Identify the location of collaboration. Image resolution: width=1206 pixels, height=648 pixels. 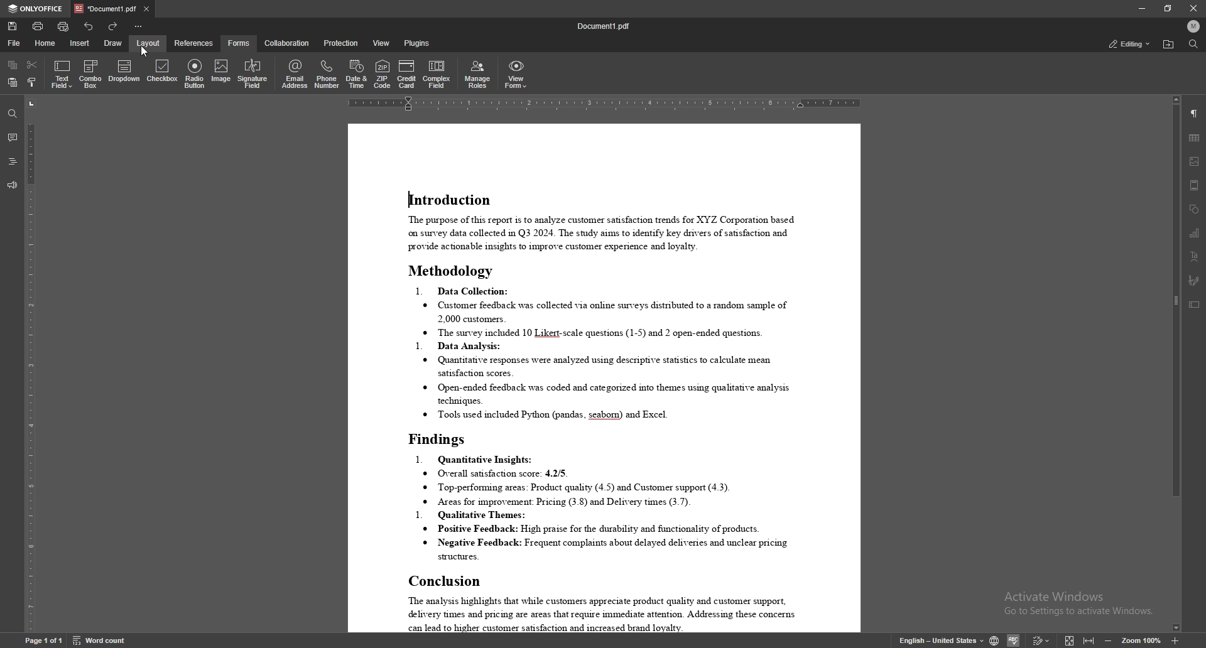
(286, 43).